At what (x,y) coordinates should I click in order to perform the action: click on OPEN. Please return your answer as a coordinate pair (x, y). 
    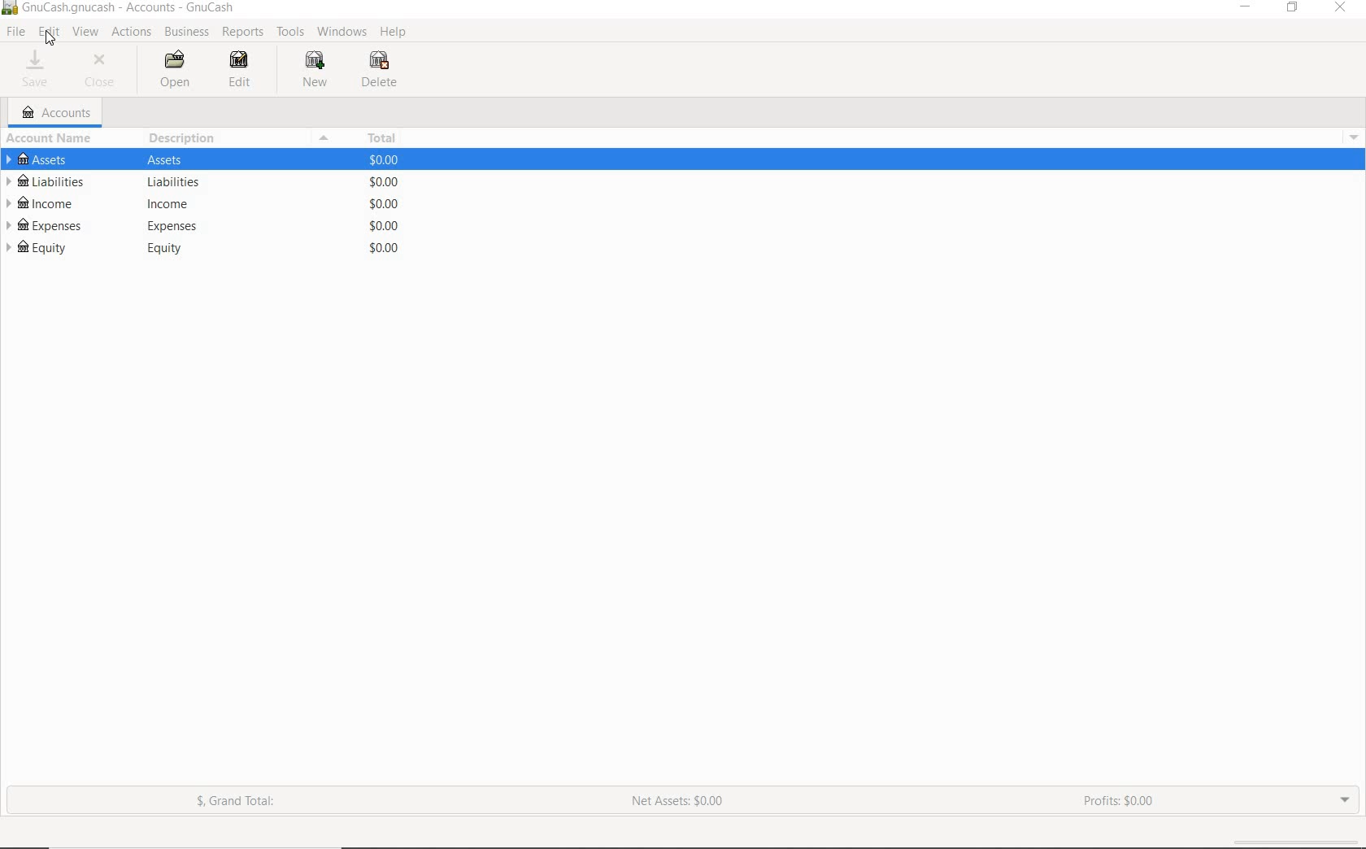
    Looking at the image, I should click on (176, 70).